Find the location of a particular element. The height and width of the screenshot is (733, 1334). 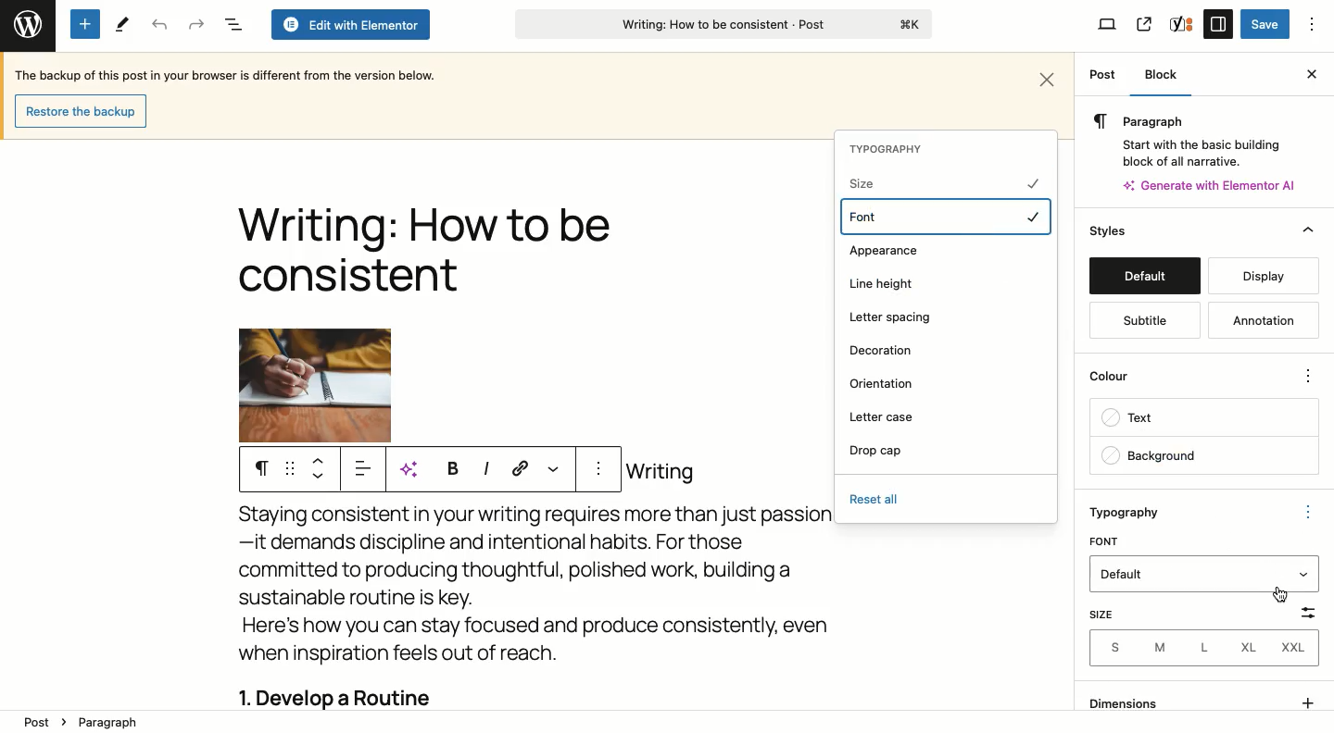

Paragraph is located at coordinates (119, 723).